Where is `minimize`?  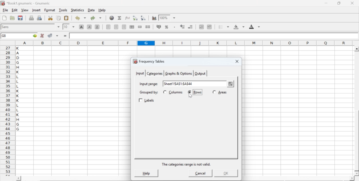 minimize is located at coordinates (326, 3).